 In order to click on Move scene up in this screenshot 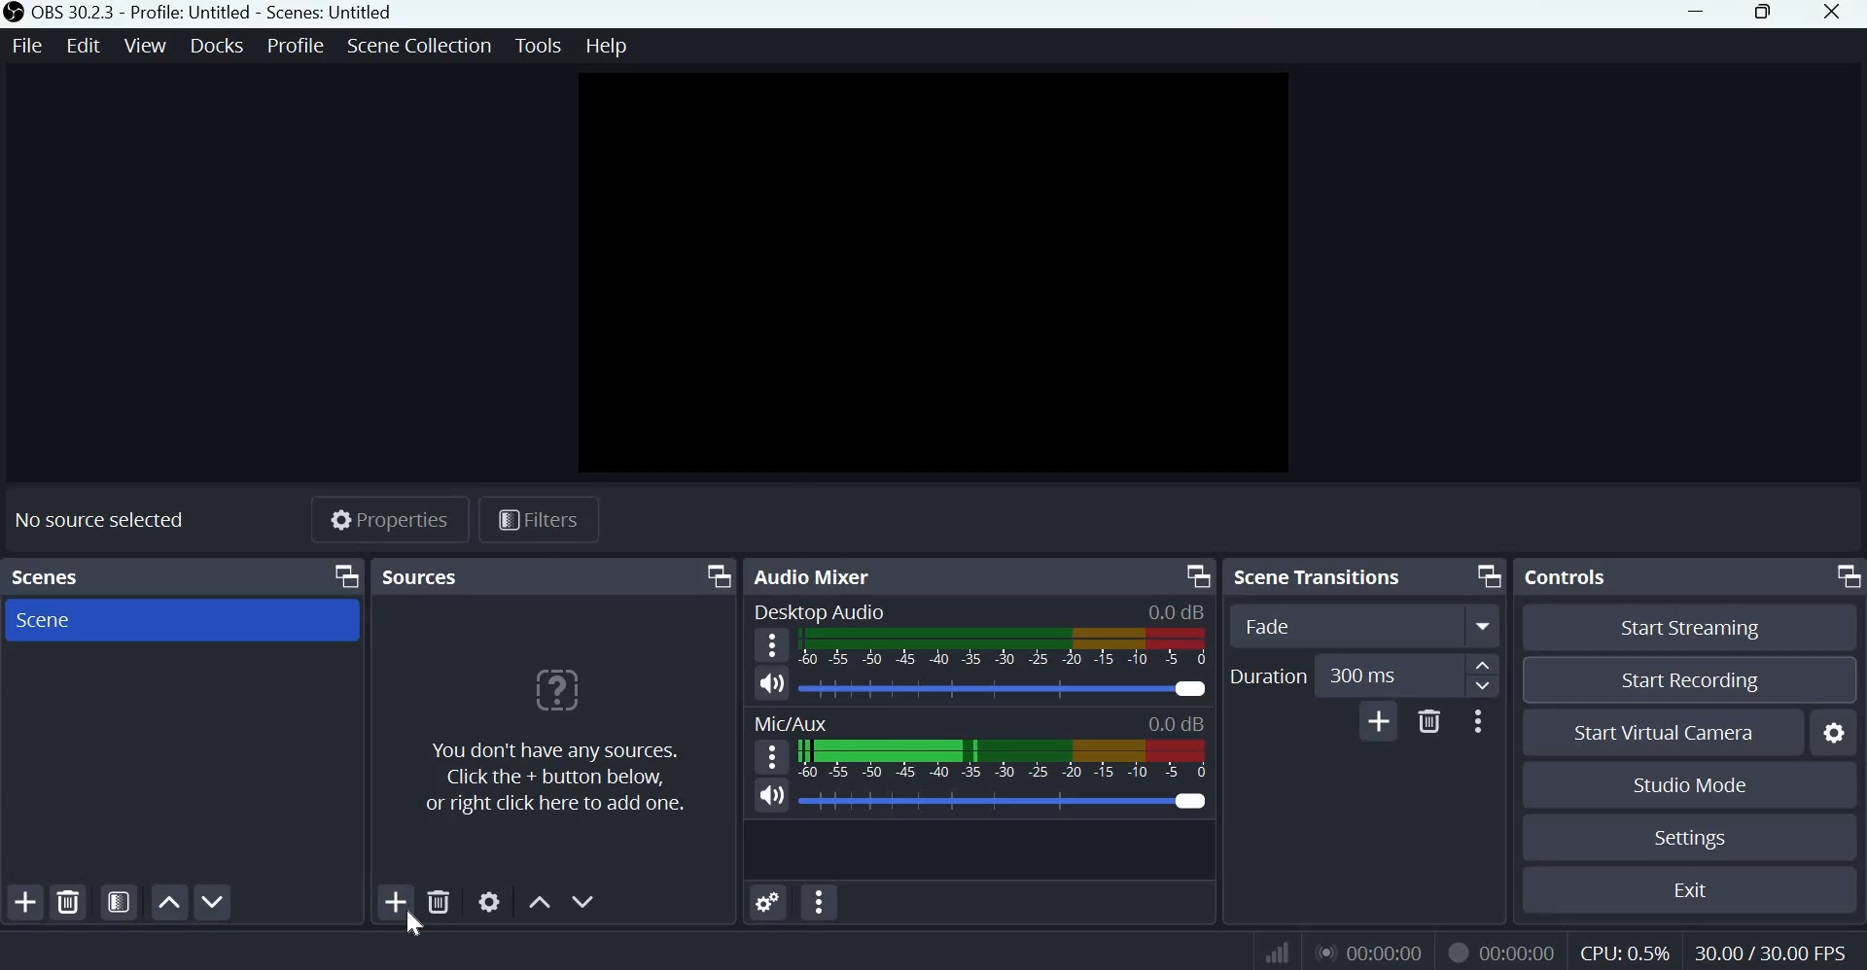, I will do `click(170, 902)`.